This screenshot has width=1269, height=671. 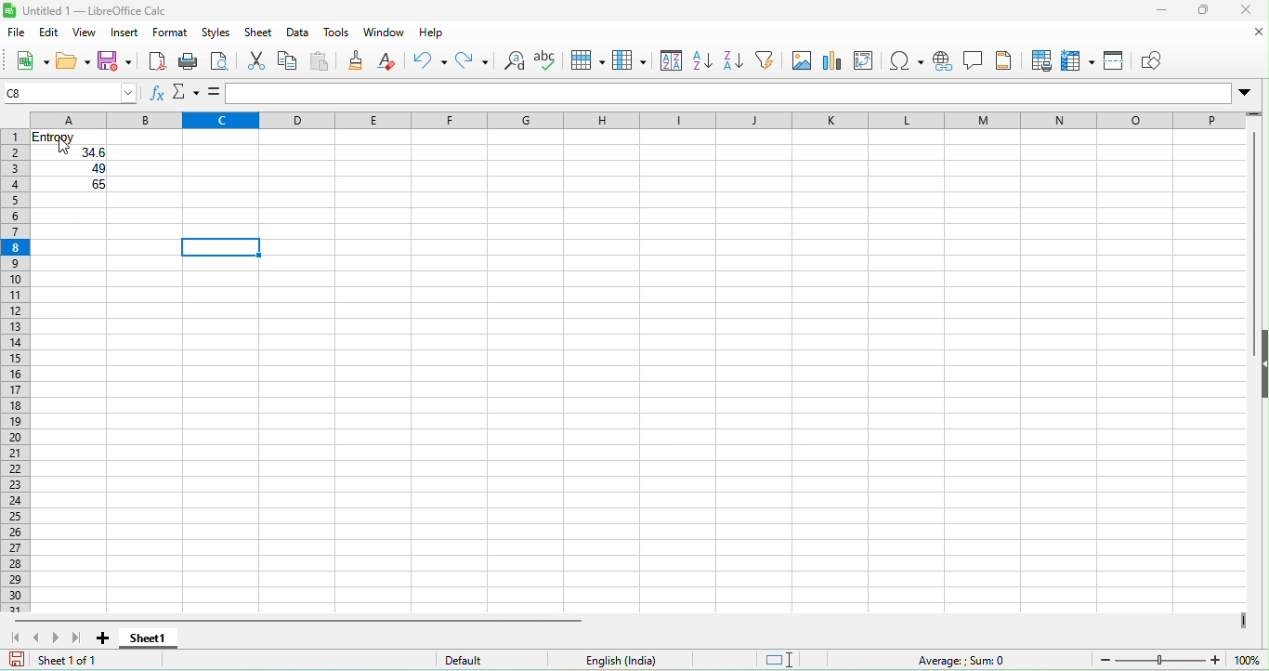 I want to click on default, so click(x=496, y=660).